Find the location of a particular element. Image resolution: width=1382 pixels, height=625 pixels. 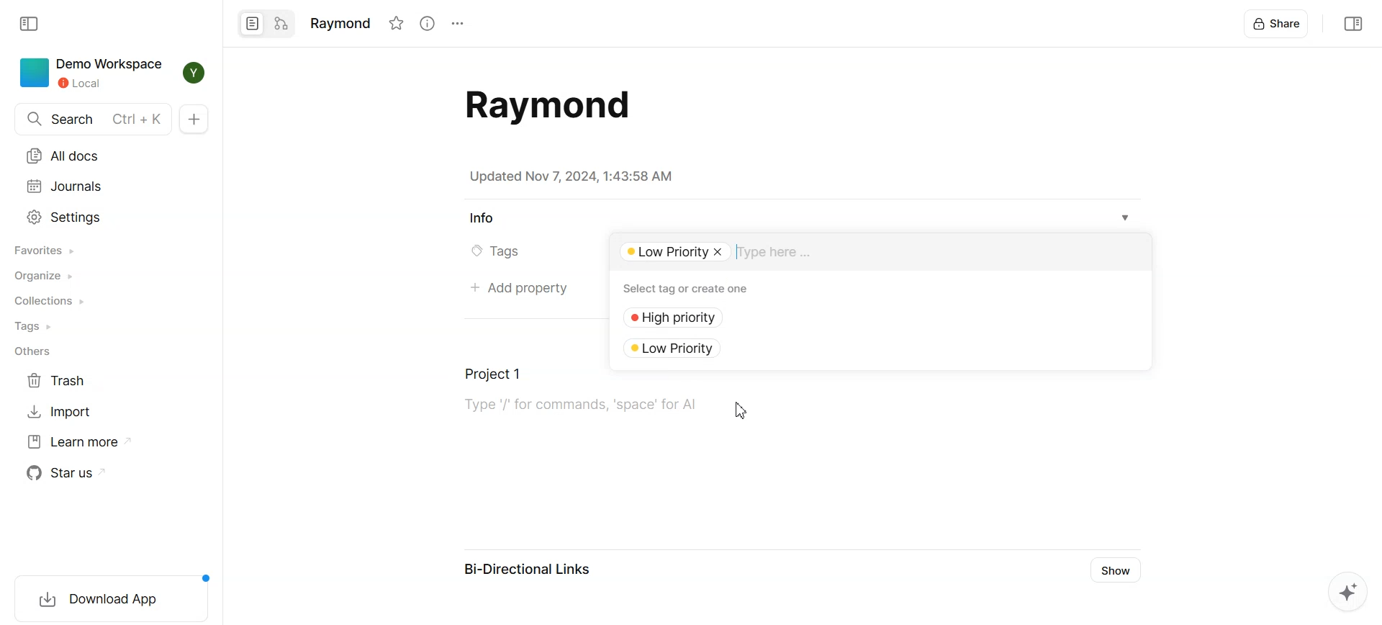

Dropdown is located at coordinates (1126, 218).